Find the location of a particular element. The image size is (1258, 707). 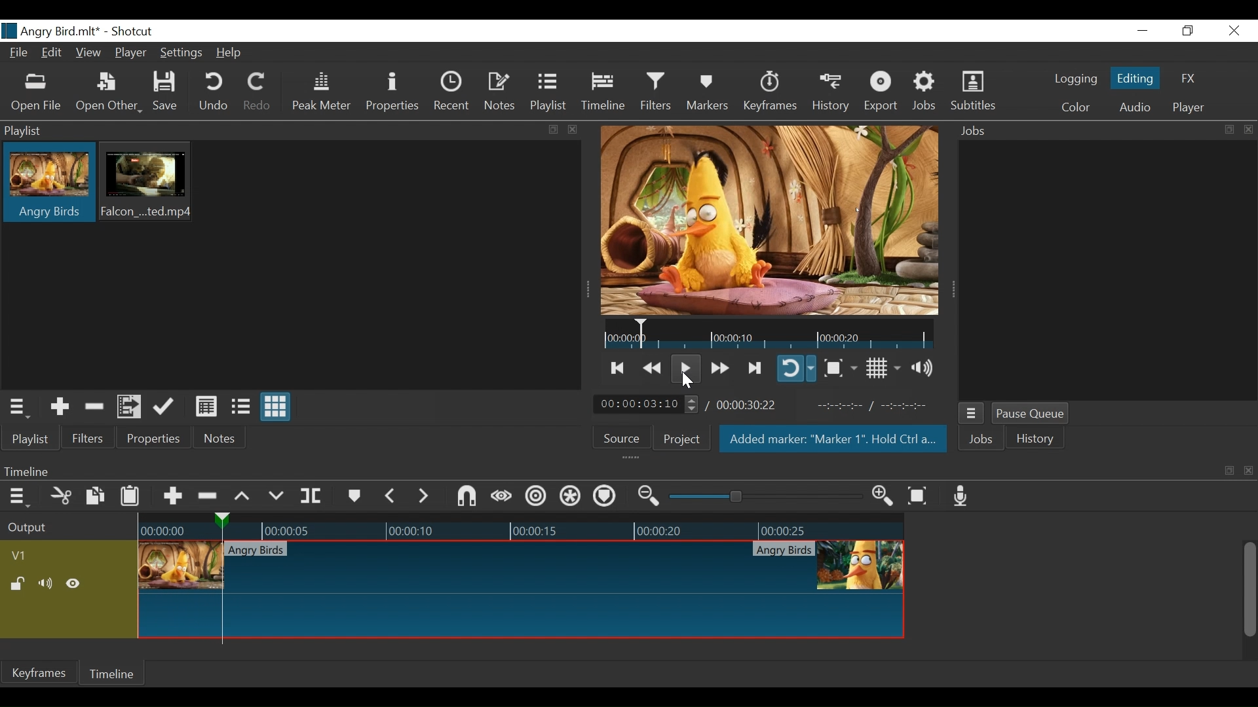

Output is located at coordinates (51, 532).